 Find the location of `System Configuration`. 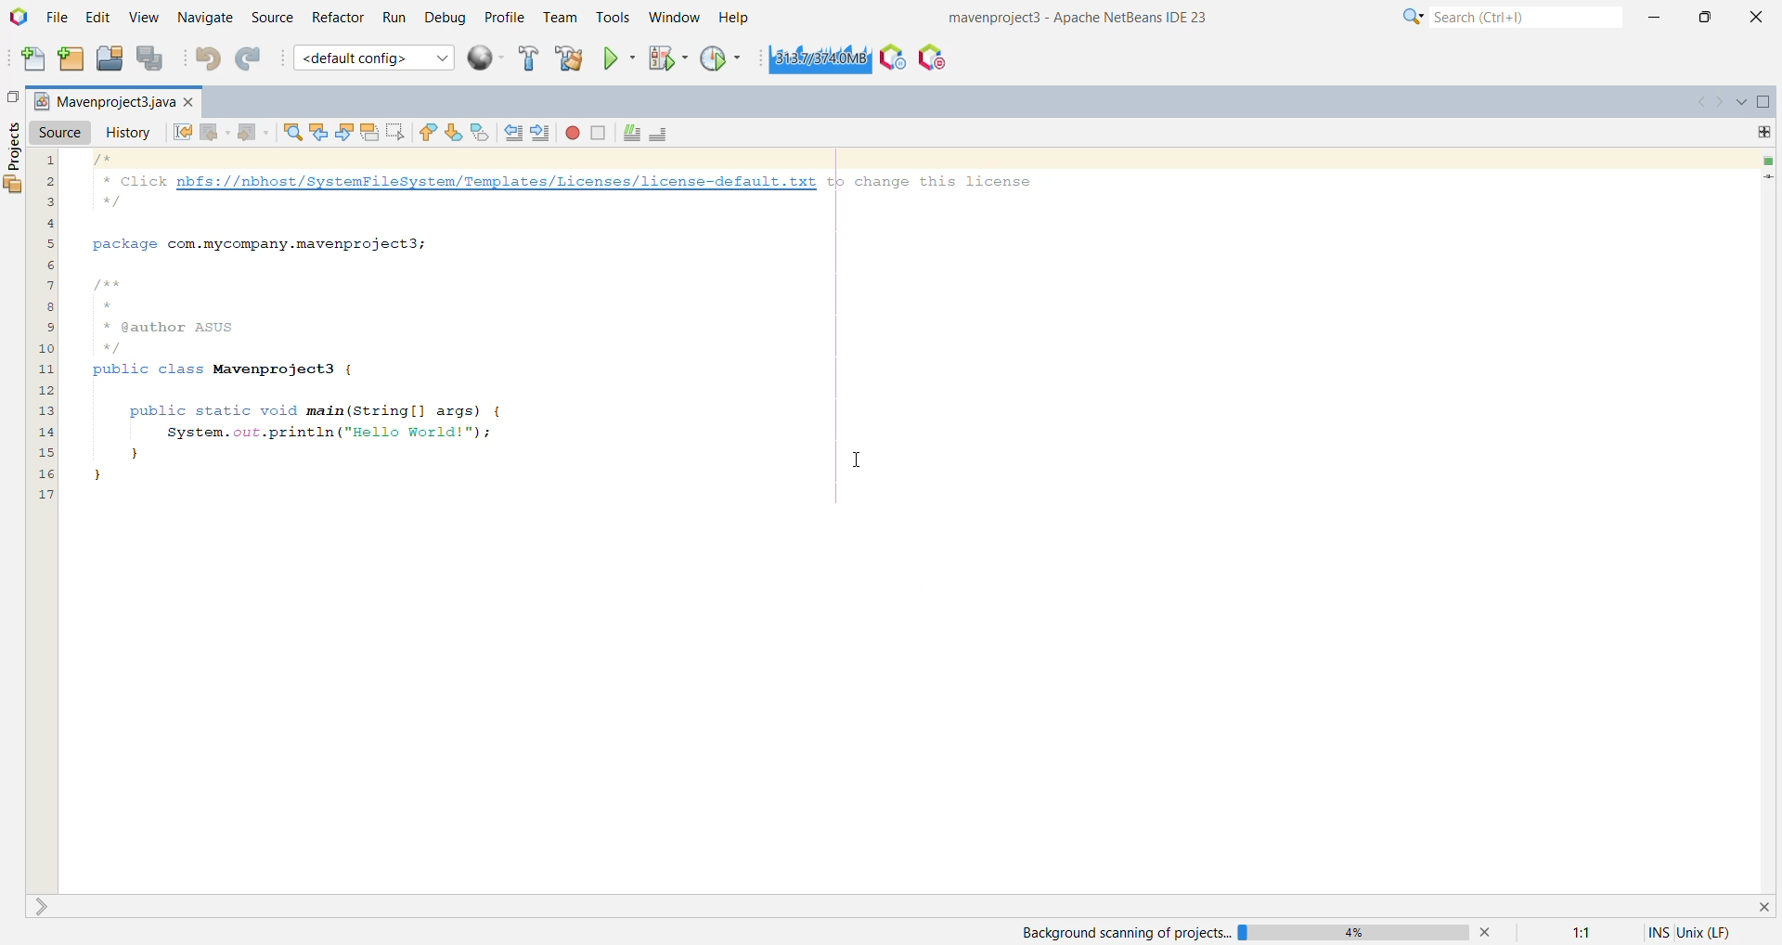

System Configuration is located at coordinates (1711, 933).